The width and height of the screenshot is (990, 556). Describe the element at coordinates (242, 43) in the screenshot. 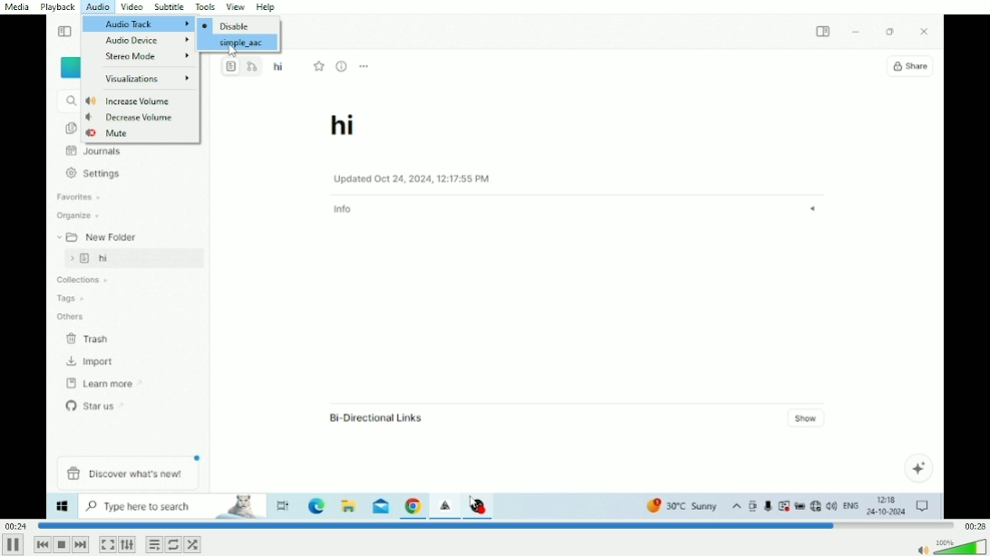

I see `simple_aac` at that location.